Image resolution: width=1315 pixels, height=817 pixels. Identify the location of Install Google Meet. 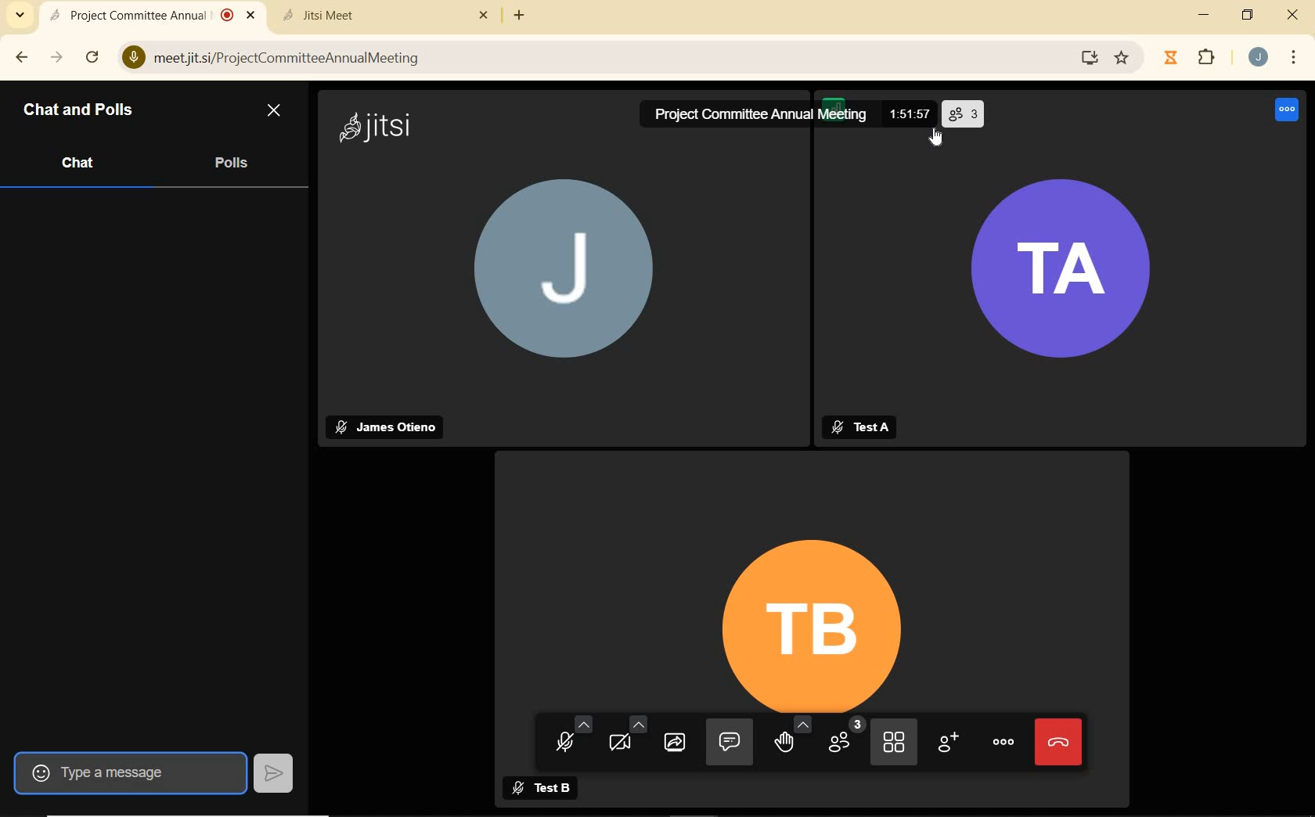
(1086, 59).